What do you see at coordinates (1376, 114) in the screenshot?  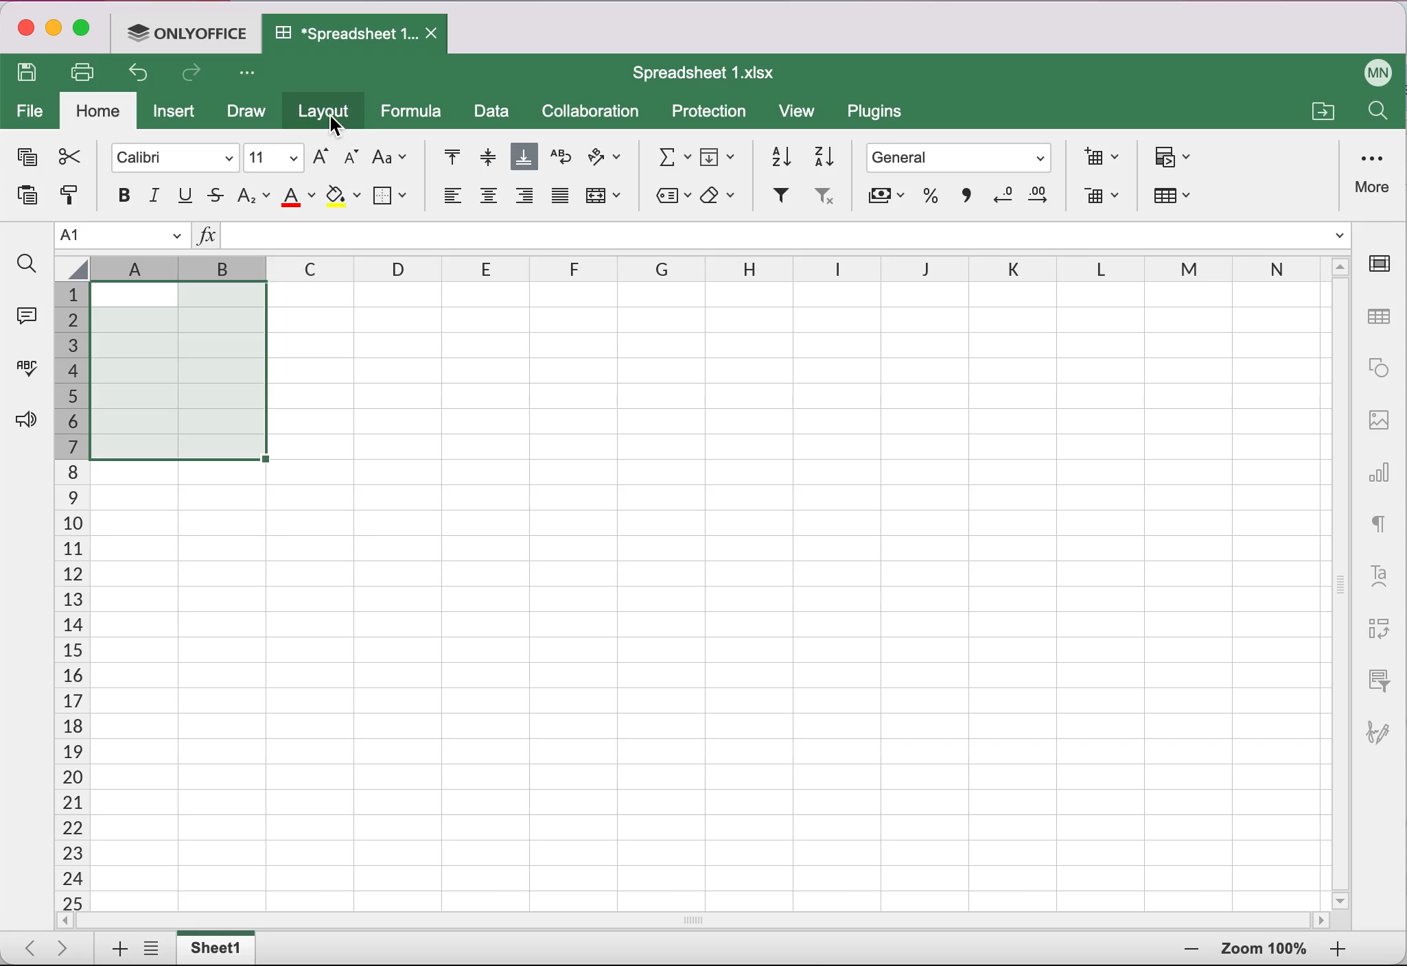 I see `Find` at bounding box center [1376, 114].